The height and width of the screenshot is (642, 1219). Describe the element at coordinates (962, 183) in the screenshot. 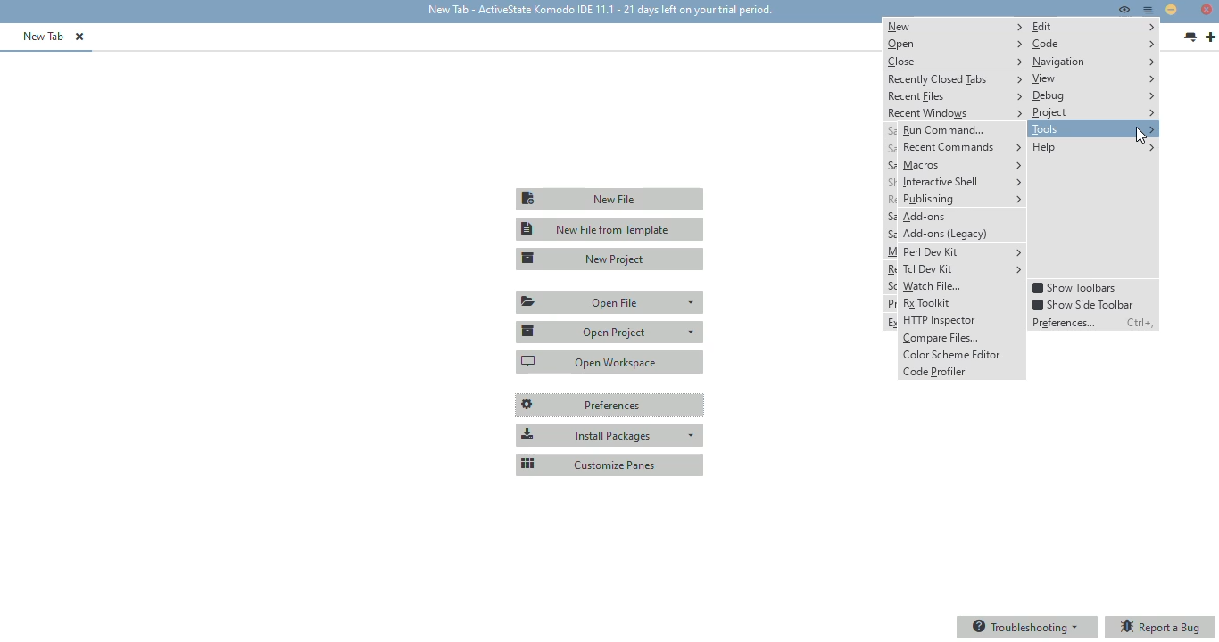

I see `Interactive shell` at that location.